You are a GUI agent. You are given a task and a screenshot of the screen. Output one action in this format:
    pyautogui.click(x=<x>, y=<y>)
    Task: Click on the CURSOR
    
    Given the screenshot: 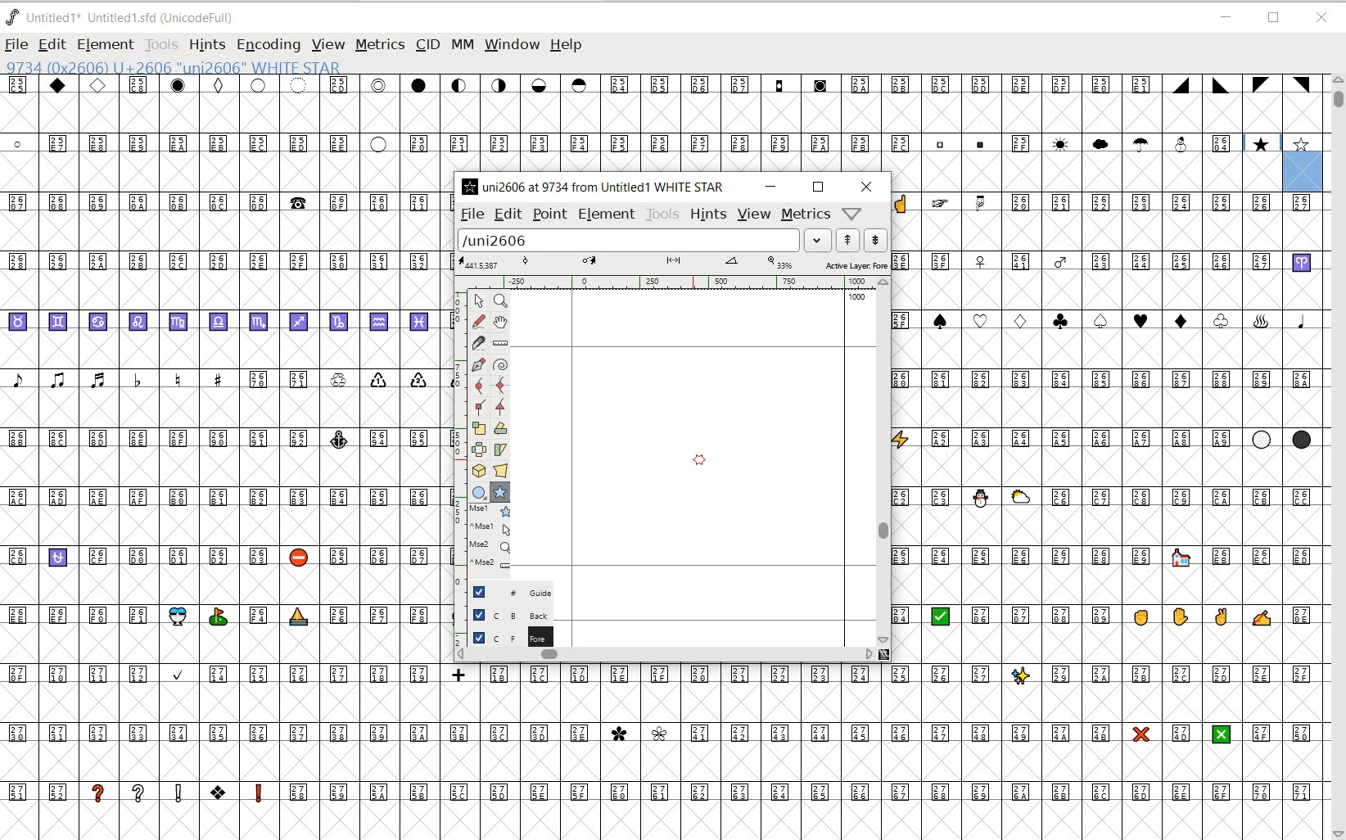 What is the action you would take?
    pyautogui.click(x=851, y=62)
    